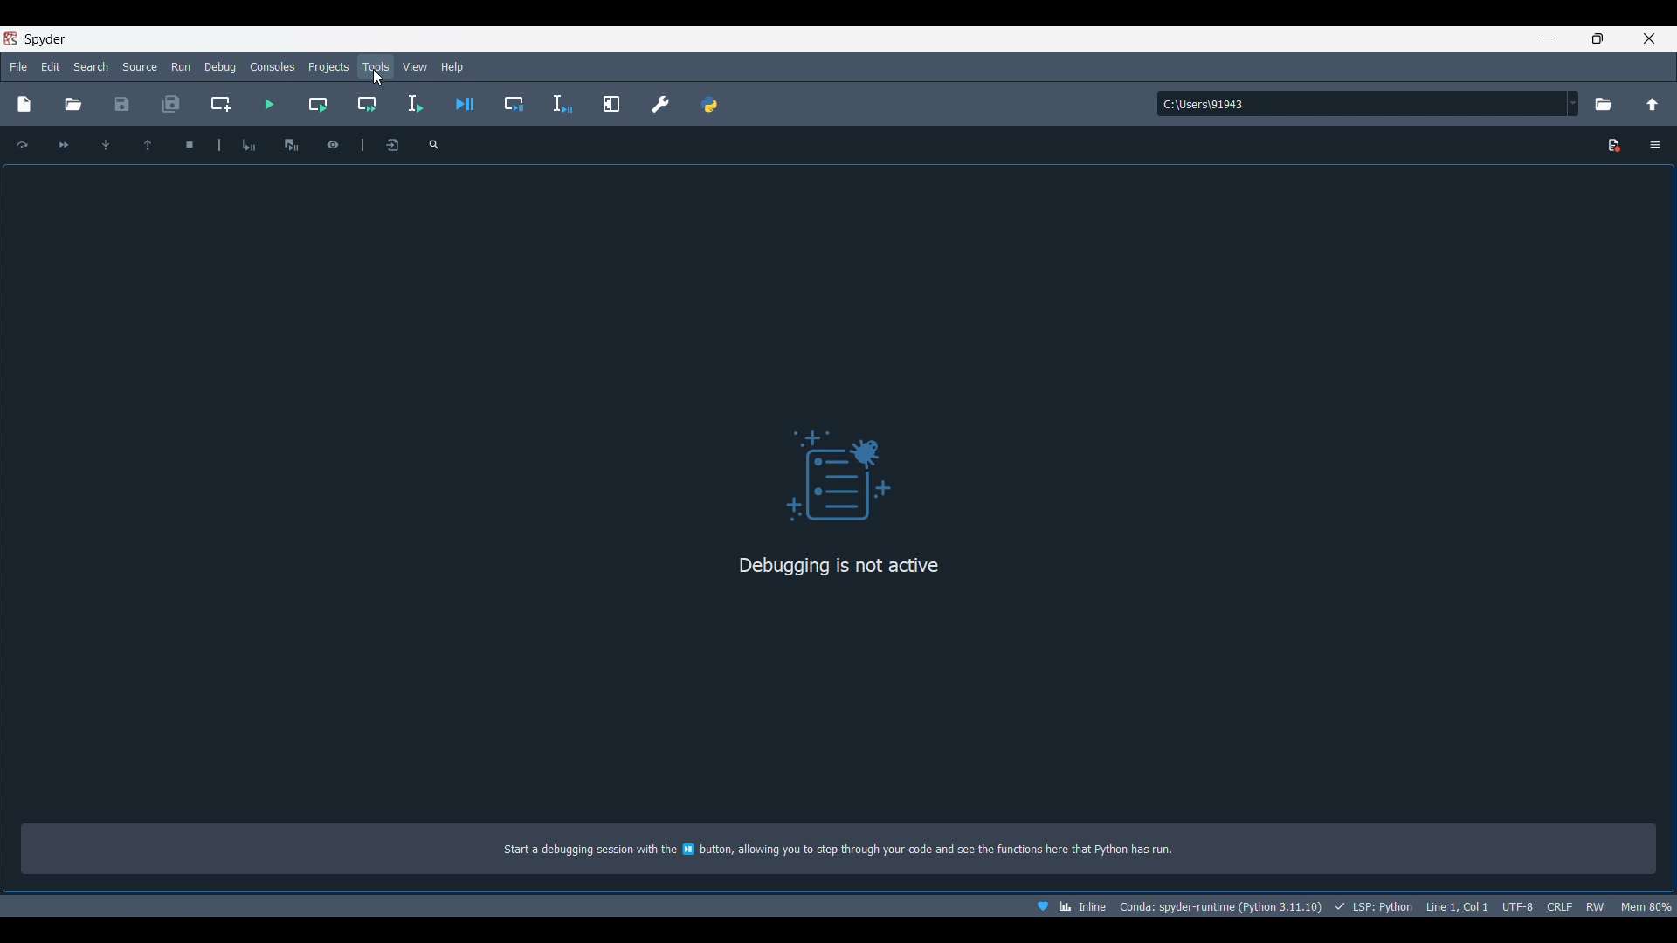 Image resolution: width=1677 pixels, height=943 pixels. Describe the element at coordinates (148, 143) in the screenshot. I see `move up` at that location.